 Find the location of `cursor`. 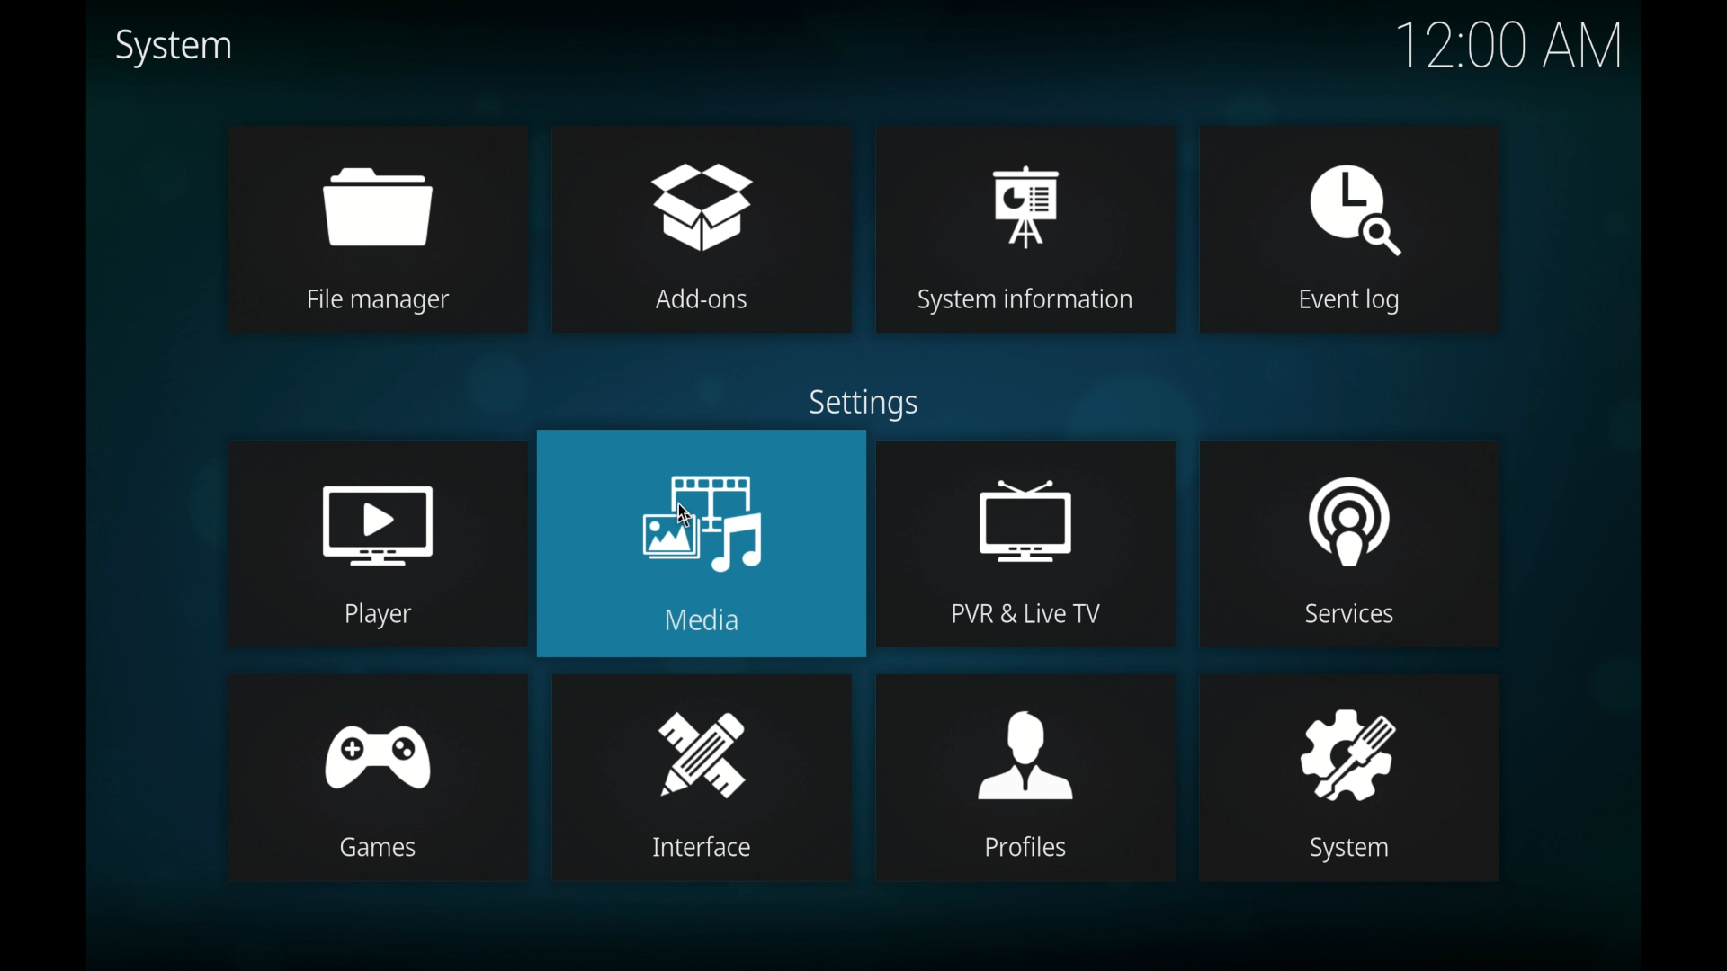

cursor is located at coordinates (684, 514).